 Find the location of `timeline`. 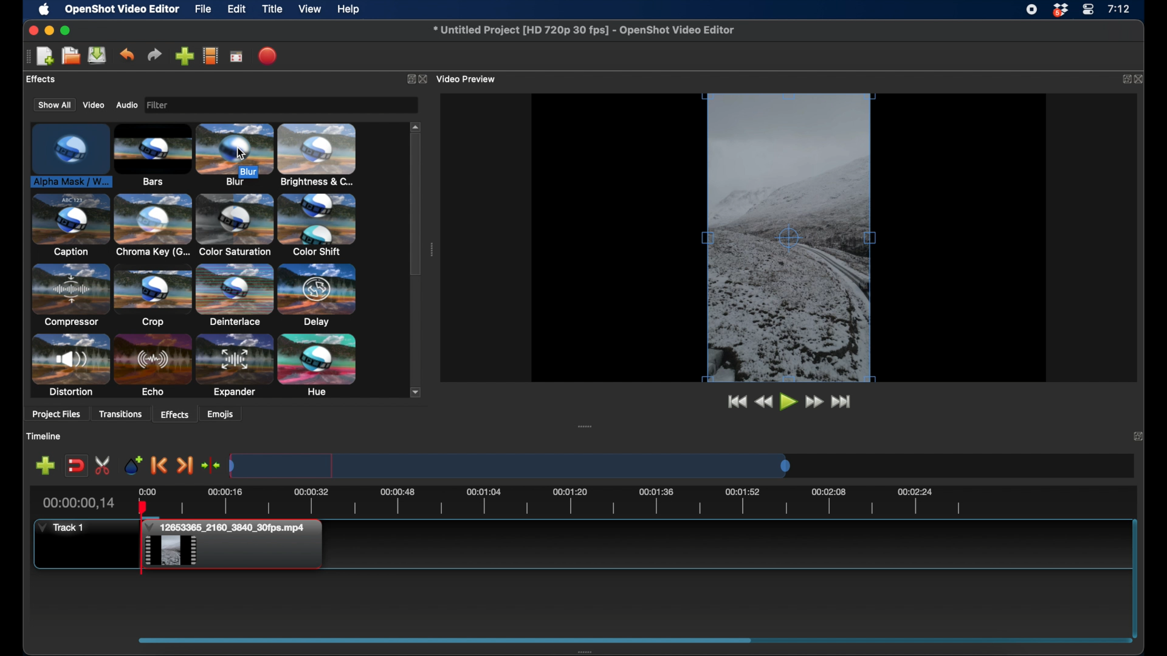

timeline is located at coordinates (43, 436).